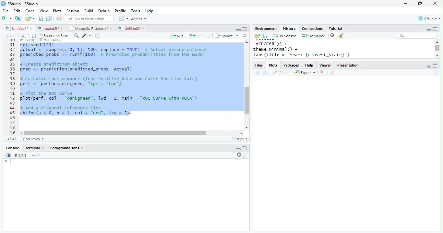 The width and height of the screenshot is (443, 233). I want to click on Top Level, so click(34, 139).